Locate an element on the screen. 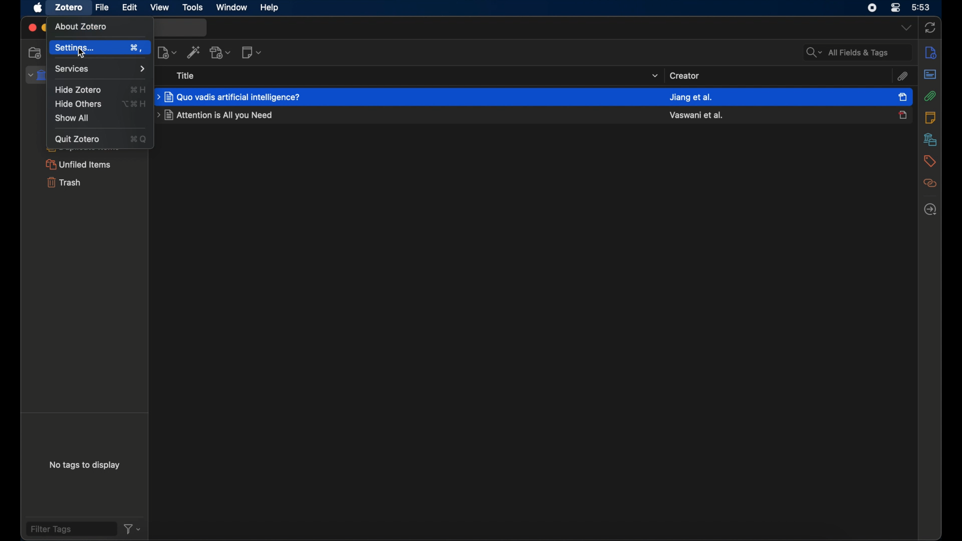  dropdown menu is located at coordinates (905, 29).